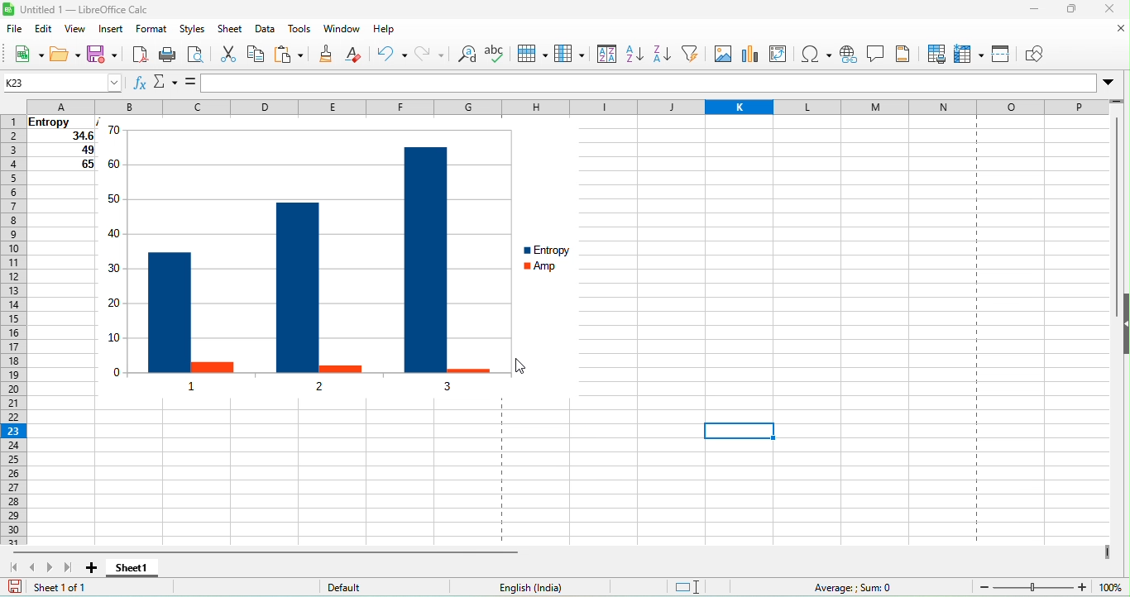 Image resolution: width=1130 pixels, height=597 pixels. What do you see at coordinates (467, 56) in the screenshot?
I see `find and replace` at bounding box center [467, 56].